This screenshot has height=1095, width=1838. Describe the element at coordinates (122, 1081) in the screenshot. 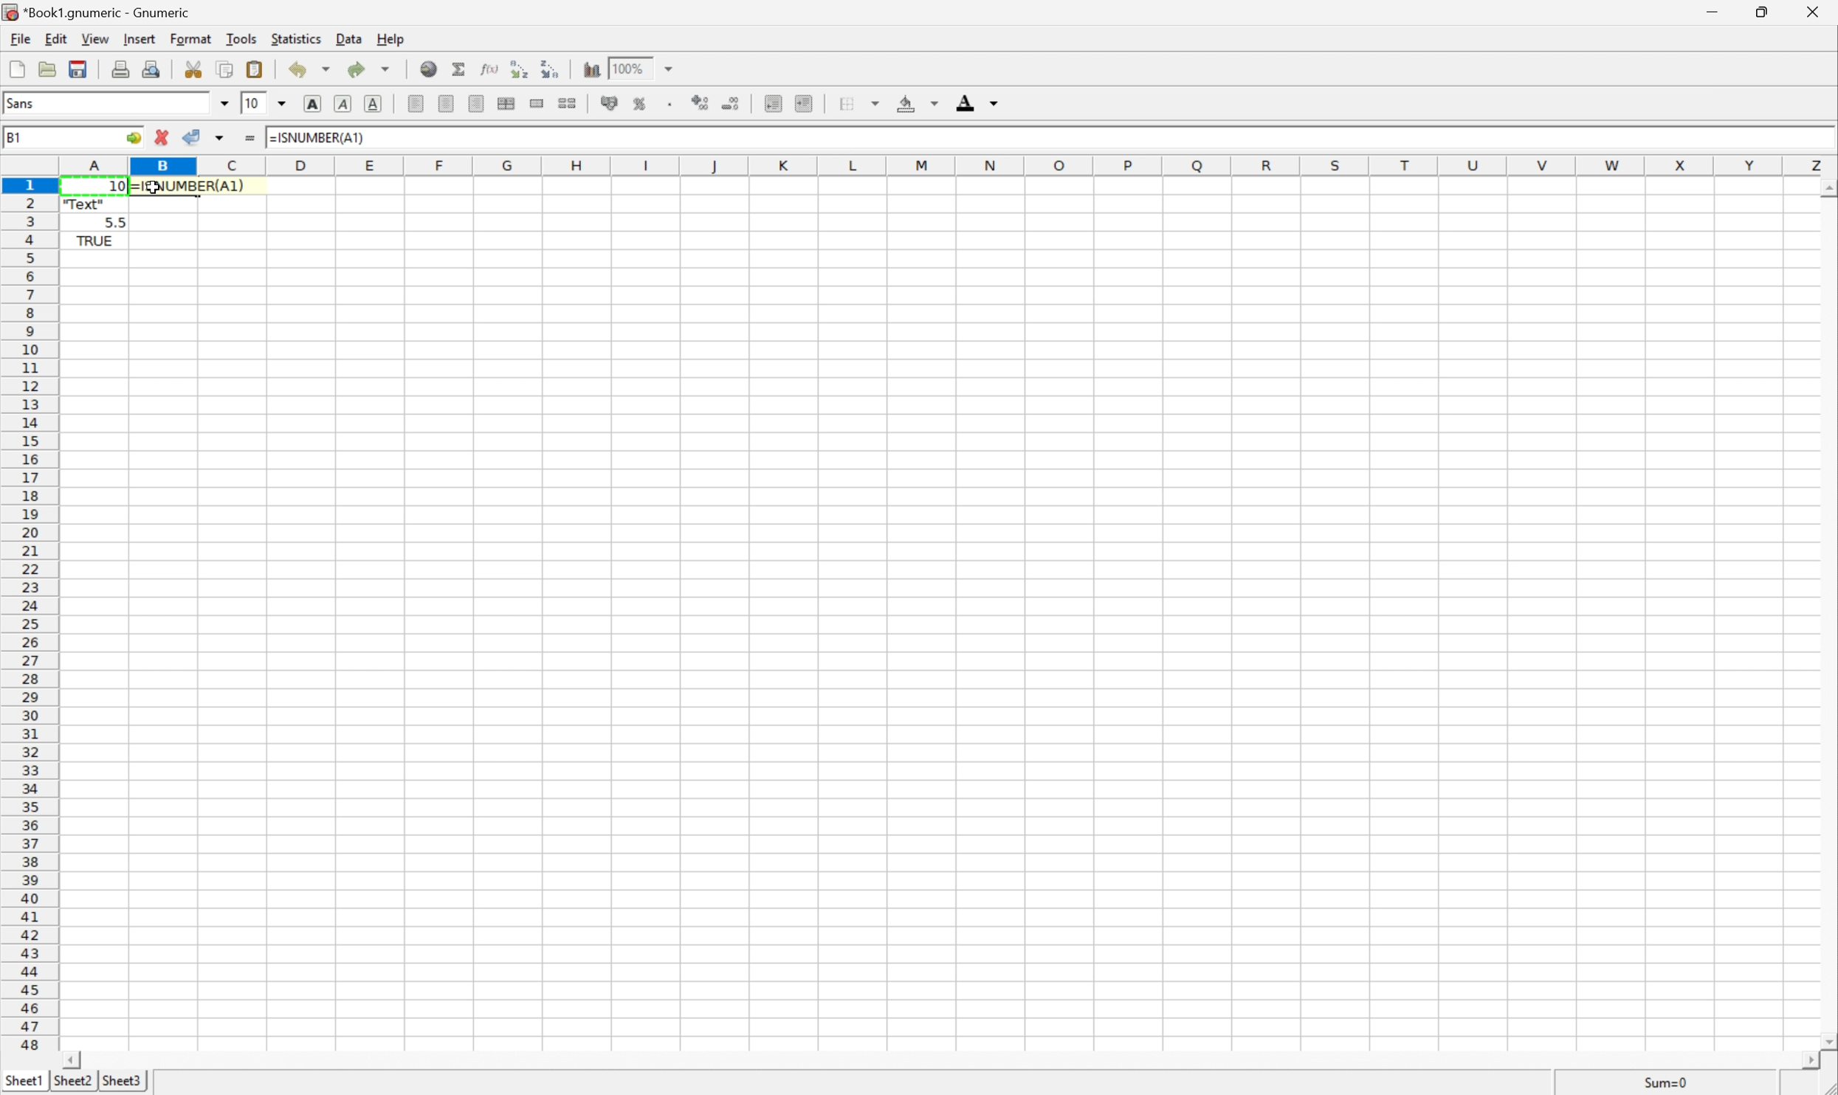

I see `Sheet3` at that location.